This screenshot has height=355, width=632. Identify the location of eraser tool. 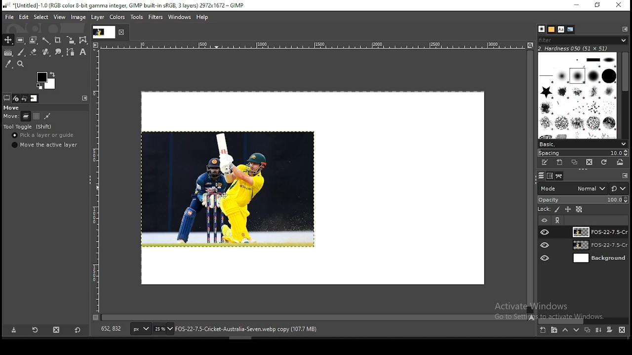
(31, 52).